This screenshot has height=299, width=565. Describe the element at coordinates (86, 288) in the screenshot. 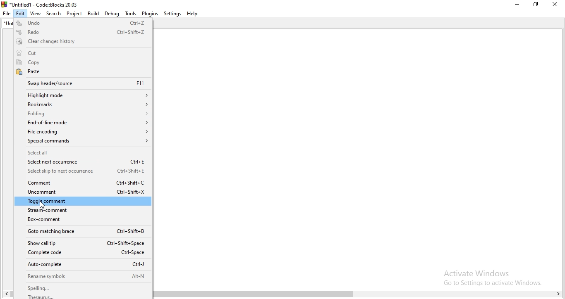

I see `spelling` at that location.